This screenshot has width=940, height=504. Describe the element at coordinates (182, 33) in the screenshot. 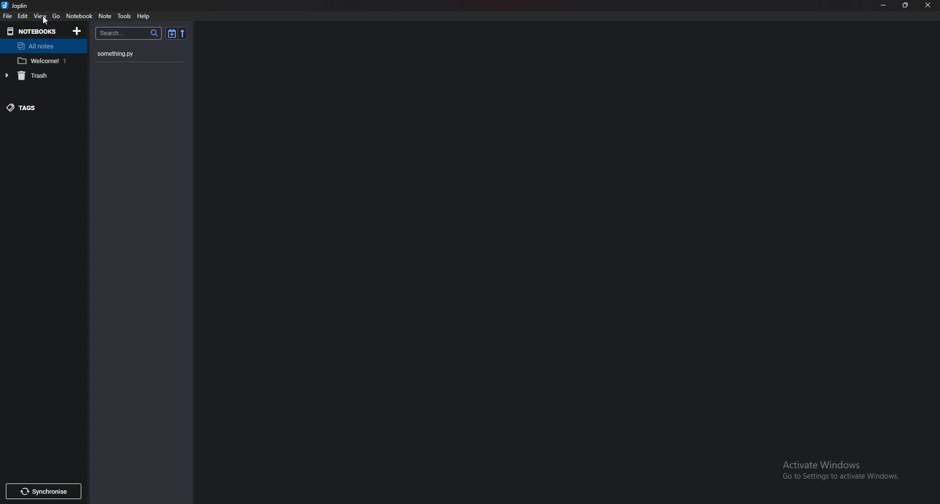

I see `Reverse sort order` at that location.